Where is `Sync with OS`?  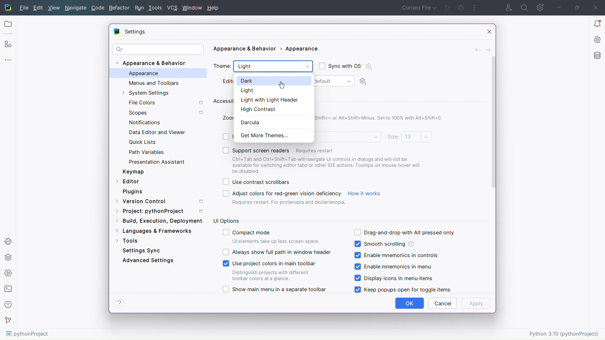
Sync with OS is located at coordinates (340, 65).